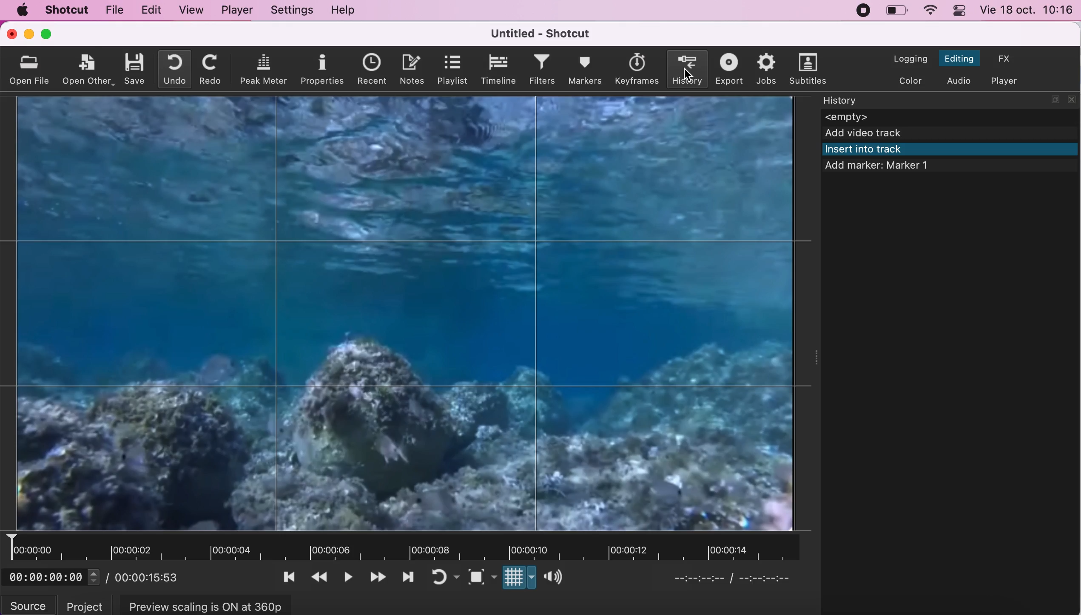 This screenshot has width=1081, height=615. Describe the element at coordinates (1059, 11) in the screenshot. I see `10:16` at that location.